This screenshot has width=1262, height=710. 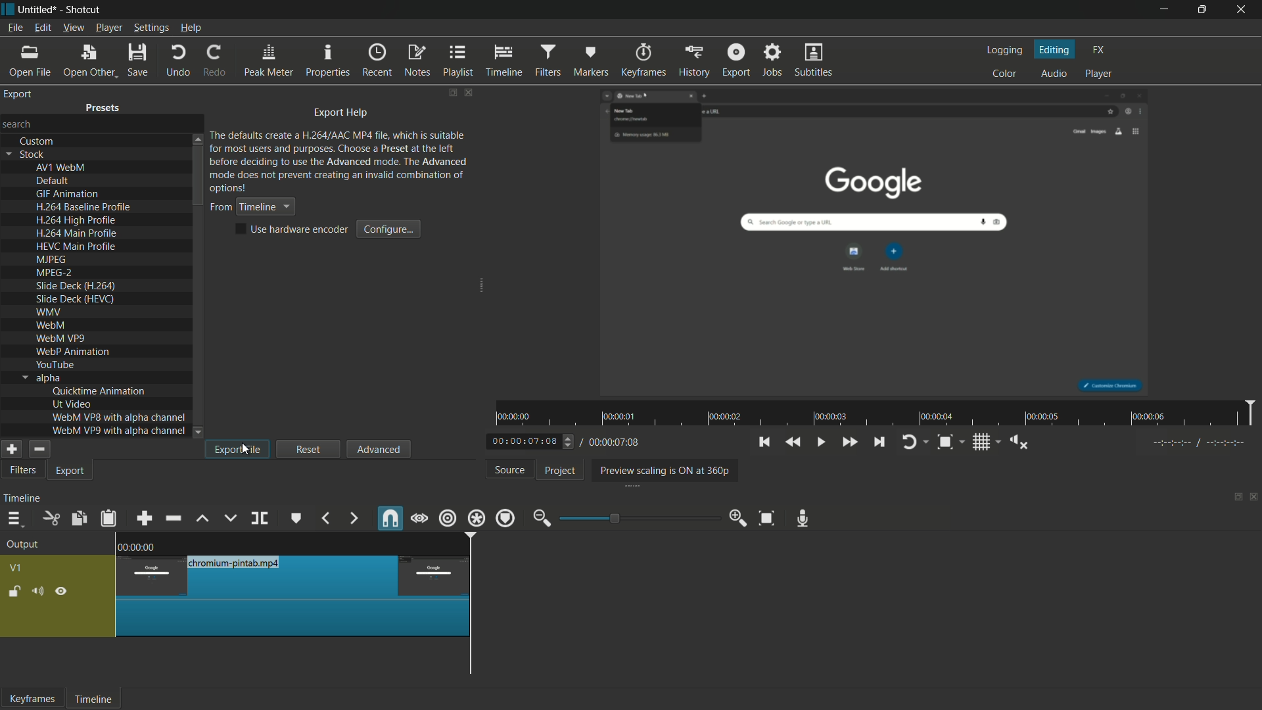 I want to click on preview video, so click(x=877, y=242).